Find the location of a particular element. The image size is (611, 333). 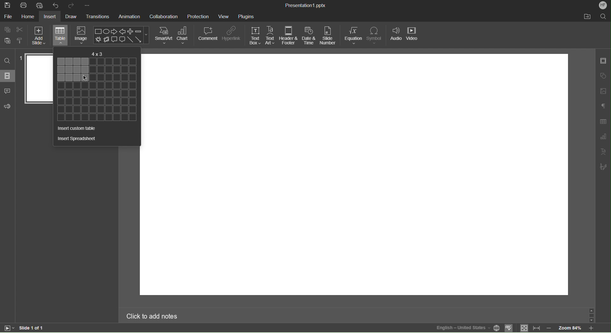

Slide Number is located at coordinates (329, 36).